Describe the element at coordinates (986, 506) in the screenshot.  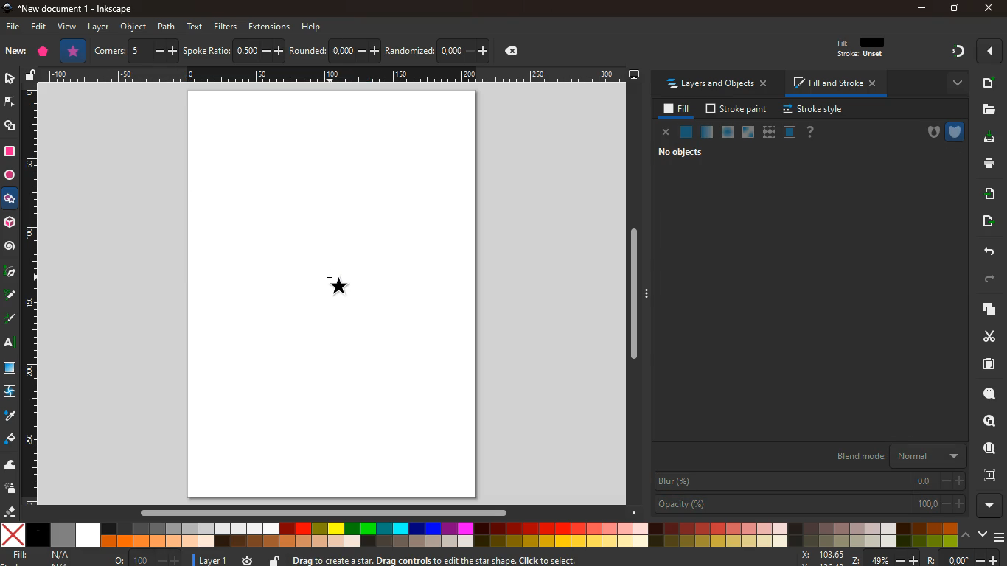
I see `more` at that location.